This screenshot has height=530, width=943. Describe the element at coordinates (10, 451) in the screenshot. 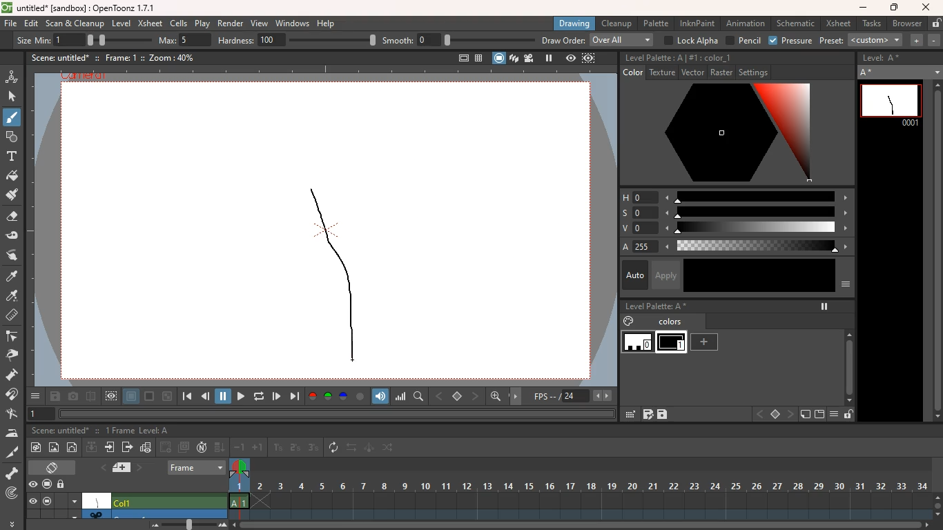

I see `cut` at that location.